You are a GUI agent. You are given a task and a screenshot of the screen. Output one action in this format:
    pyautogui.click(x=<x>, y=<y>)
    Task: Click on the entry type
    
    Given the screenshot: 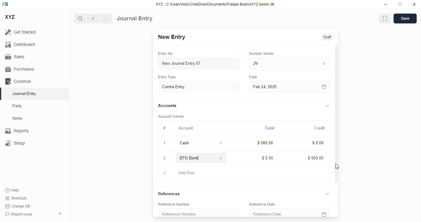 What is the action you would take?
    pyautogui.click(x=167, y=77)
    